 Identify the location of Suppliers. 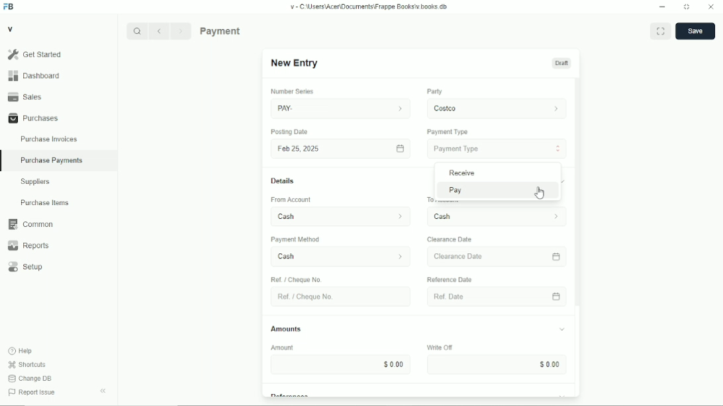
(59, 182).